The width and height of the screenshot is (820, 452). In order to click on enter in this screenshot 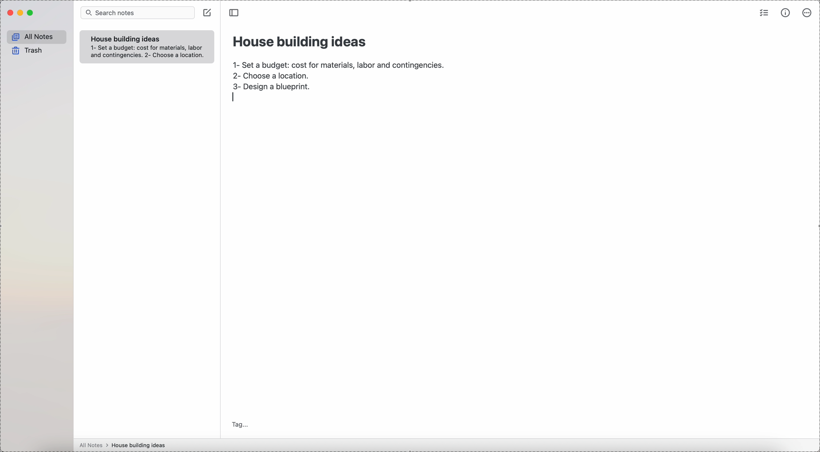, I will do `click(232, 97)`.